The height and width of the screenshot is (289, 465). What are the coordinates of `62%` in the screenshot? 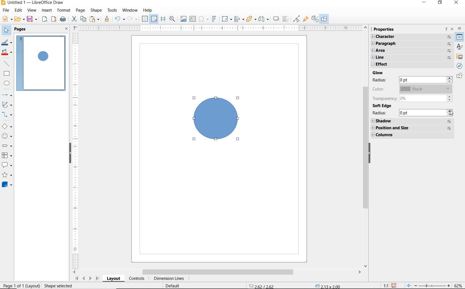 It's located at (459, 285).